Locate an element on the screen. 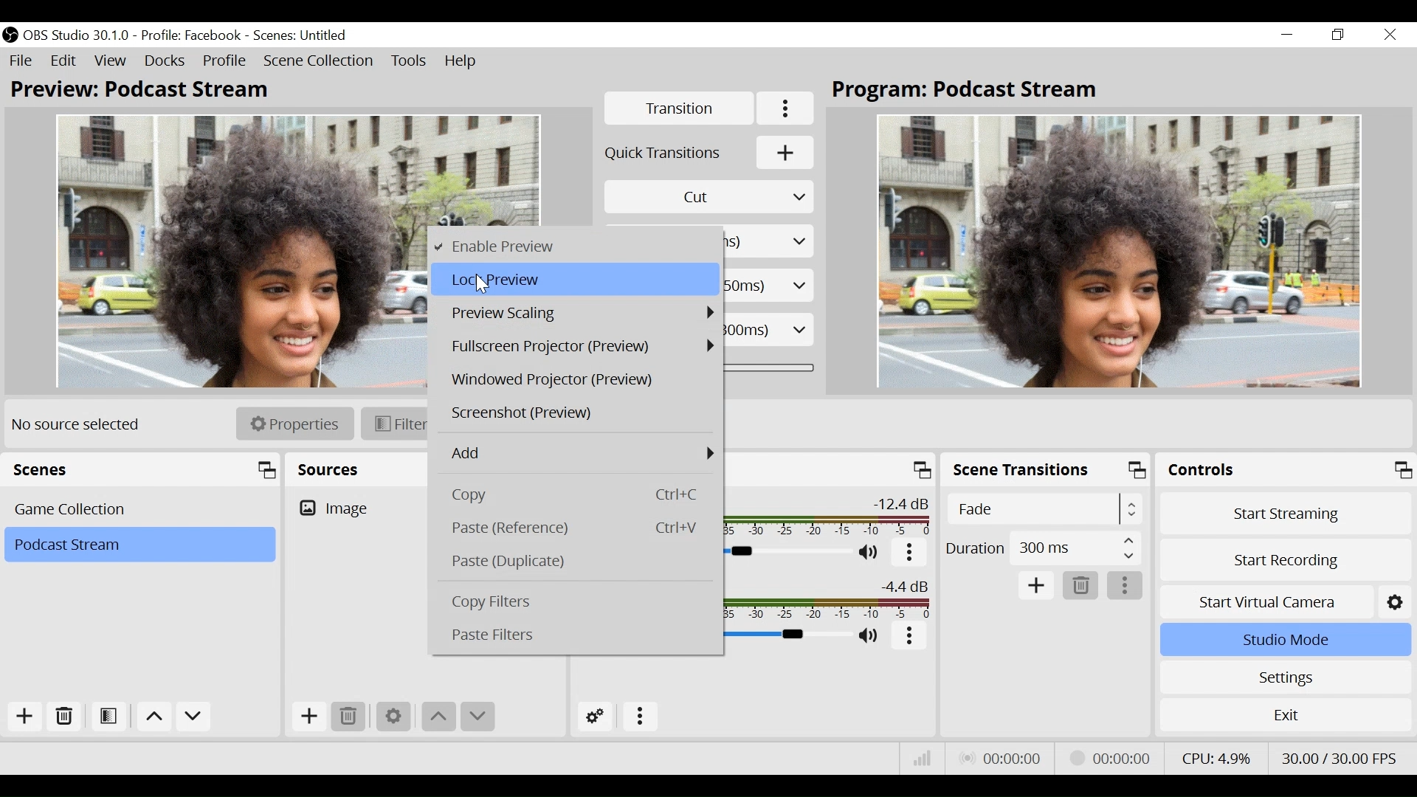  Tools is located at coordinates (410, 61).